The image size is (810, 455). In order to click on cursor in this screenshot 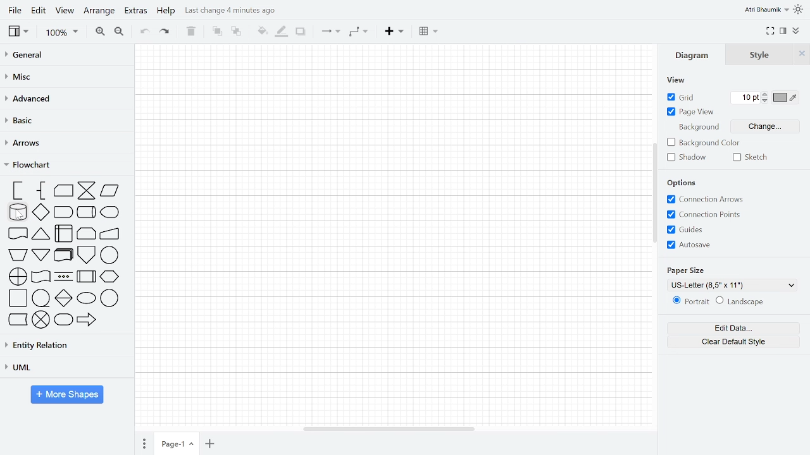, I will do `click(24, 219)`.